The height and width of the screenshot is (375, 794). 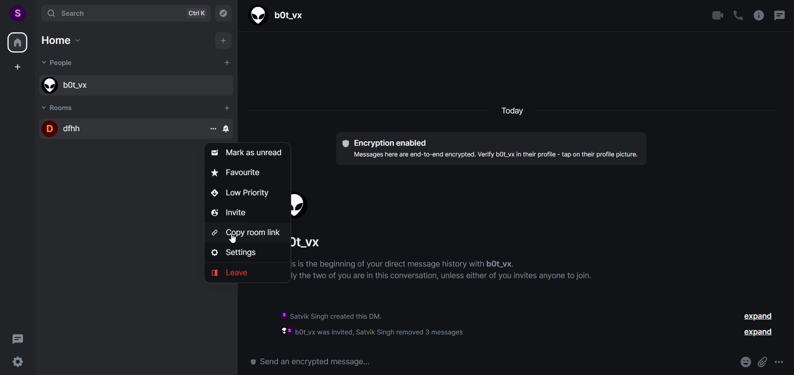 I want to click on add, so click(x=224, y=42).